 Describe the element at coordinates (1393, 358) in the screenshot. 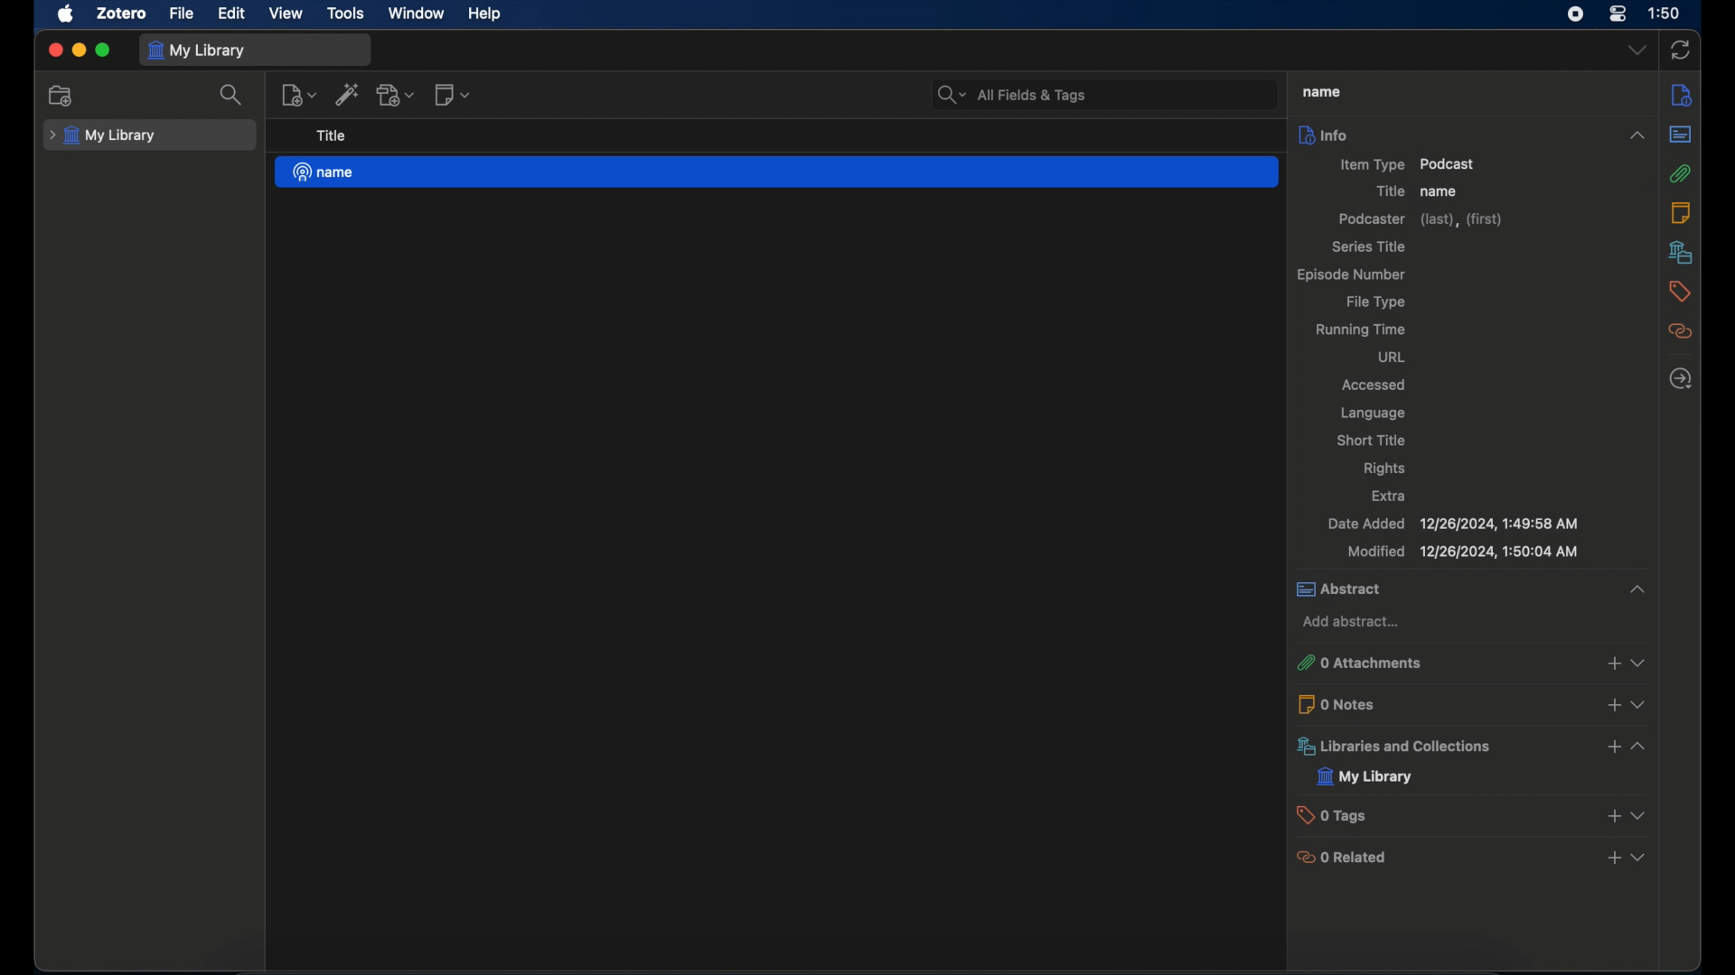

I see `url` at that location.